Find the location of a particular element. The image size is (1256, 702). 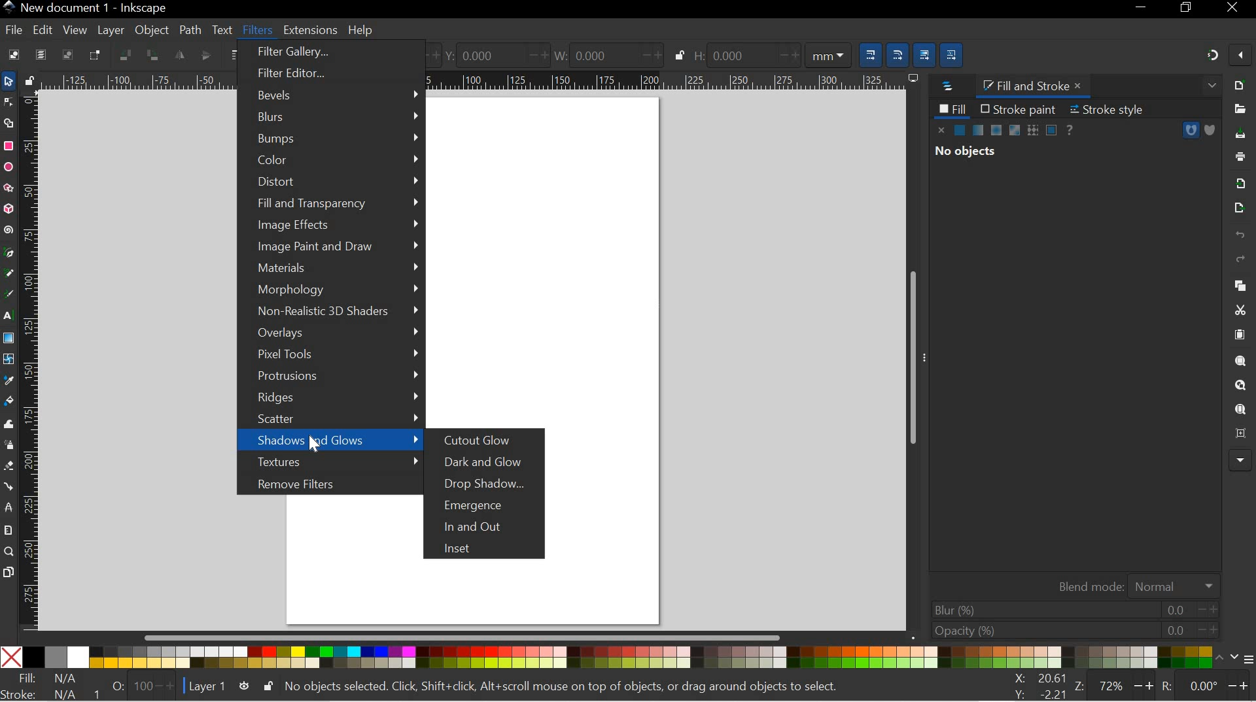

Y-AXIS is located at coordinates (492, 54).